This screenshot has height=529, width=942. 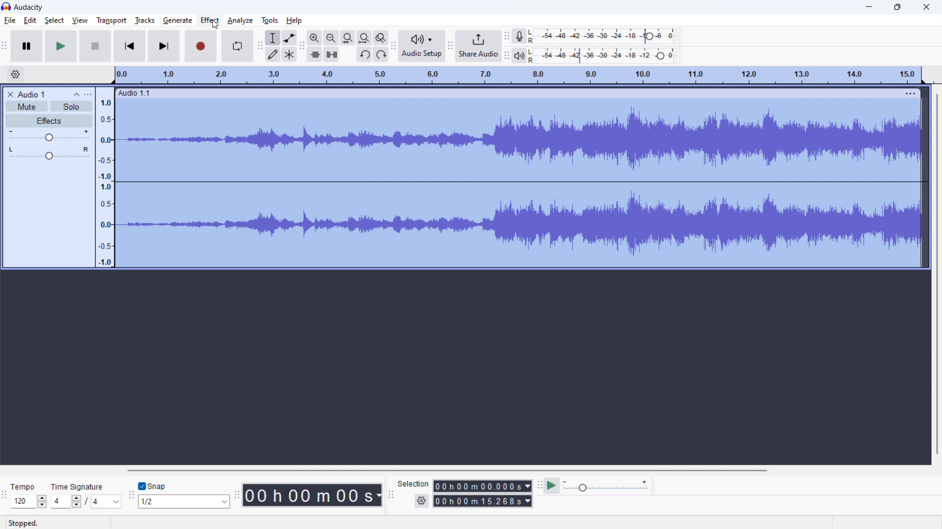 I want to click on selection tool, so click(x=273, y=38).